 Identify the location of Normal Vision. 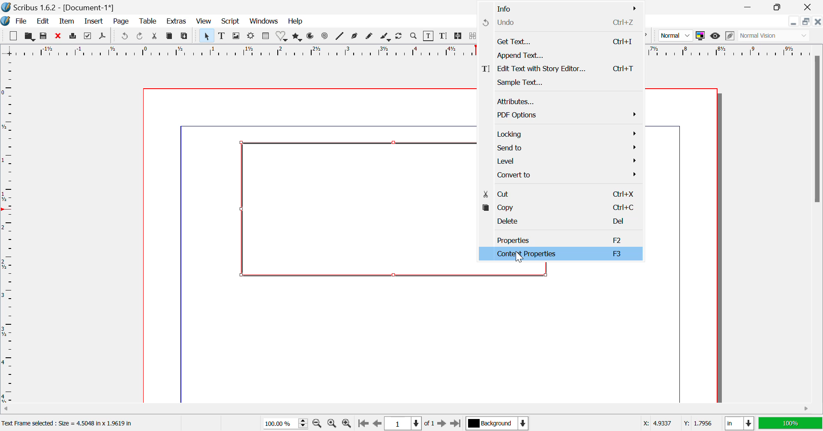
(776, 36).